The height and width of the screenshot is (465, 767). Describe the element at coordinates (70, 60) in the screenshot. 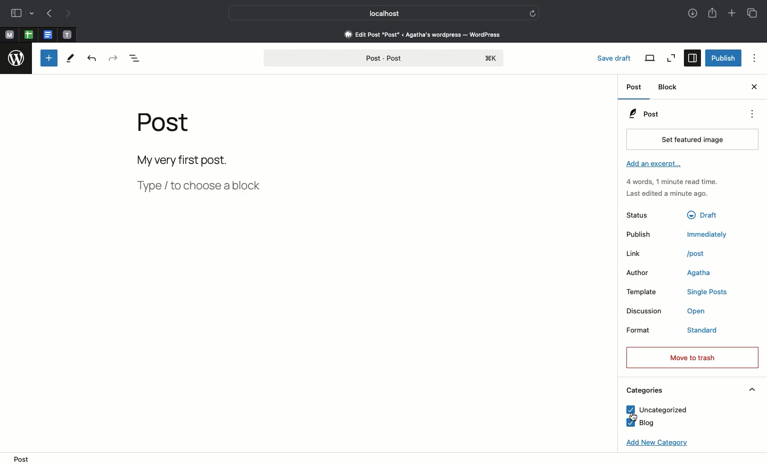

I see `Tools` at that location.